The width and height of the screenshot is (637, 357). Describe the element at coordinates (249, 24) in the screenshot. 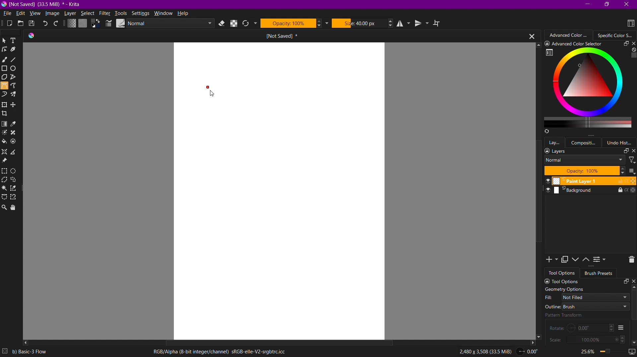

I see `Reload Original Preset` at that location.